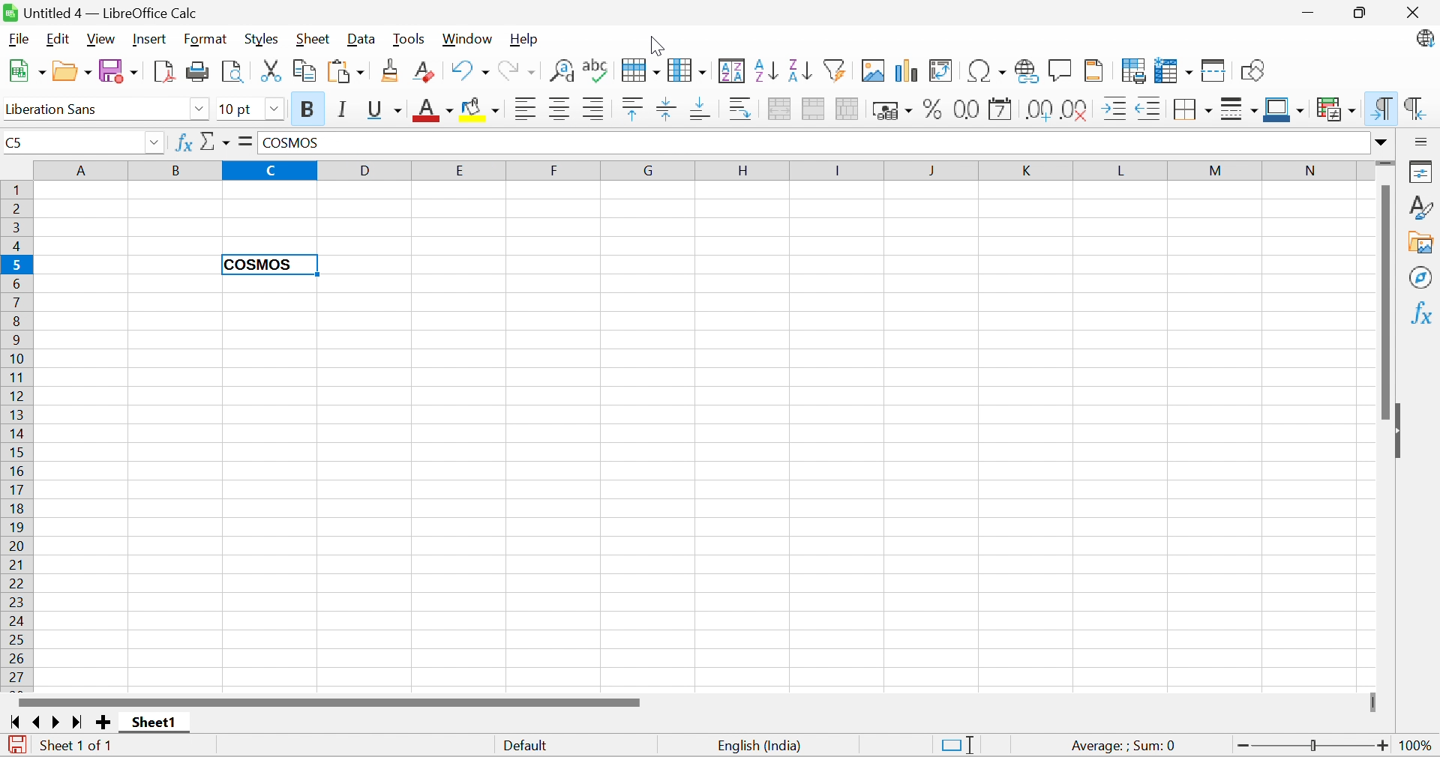  What do you see at coordinates (525, 109) in the screenshot?
I see `Align Left` at bounding box center [525, 109].